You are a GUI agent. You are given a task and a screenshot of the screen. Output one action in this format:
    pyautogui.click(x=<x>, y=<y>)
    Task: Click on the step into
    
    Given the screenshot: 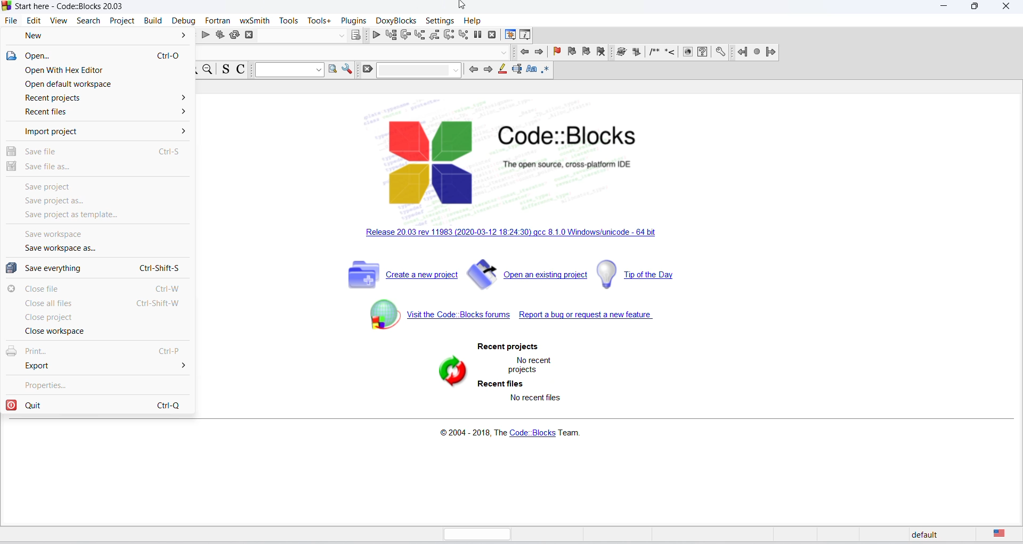 What is the action you would take?
    pyautogui.click(x=418, y=36)
    